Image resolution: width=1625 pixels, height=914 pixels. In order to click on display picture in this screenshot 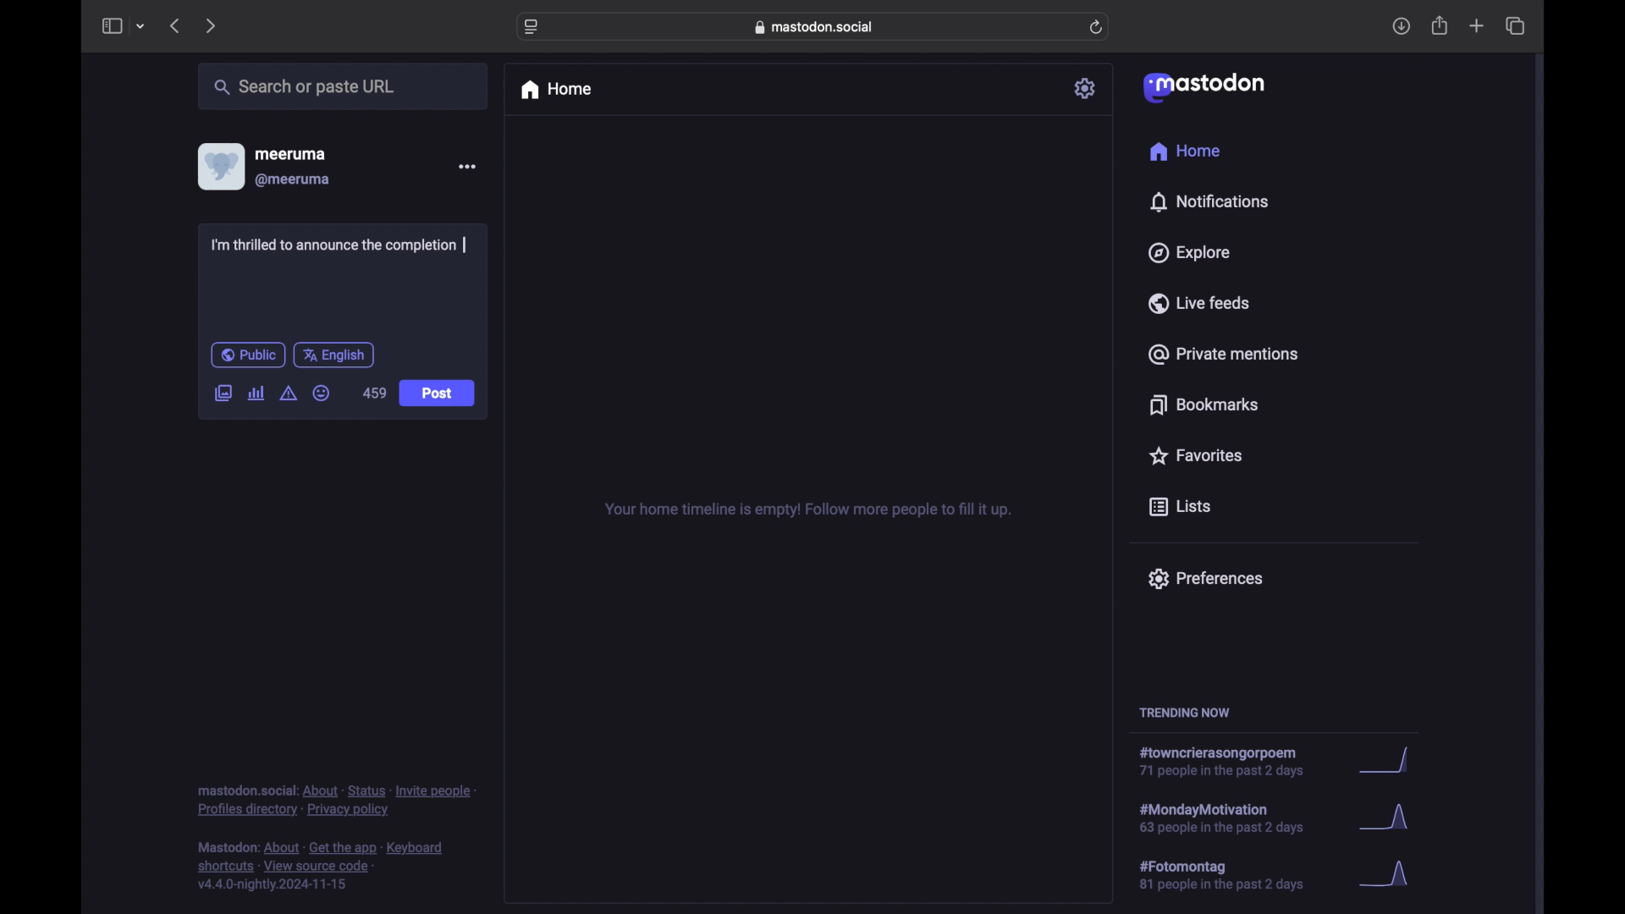, I will do `click(219, 167)`.